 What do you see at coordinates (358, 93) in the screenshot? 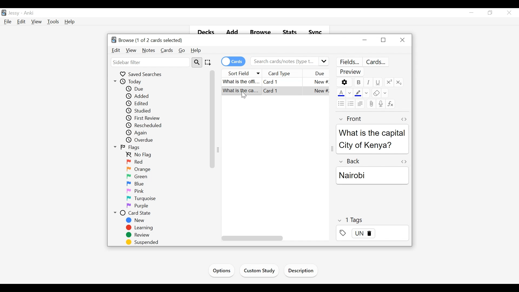
I see `Highlight color` at bounding box center [358, 93].